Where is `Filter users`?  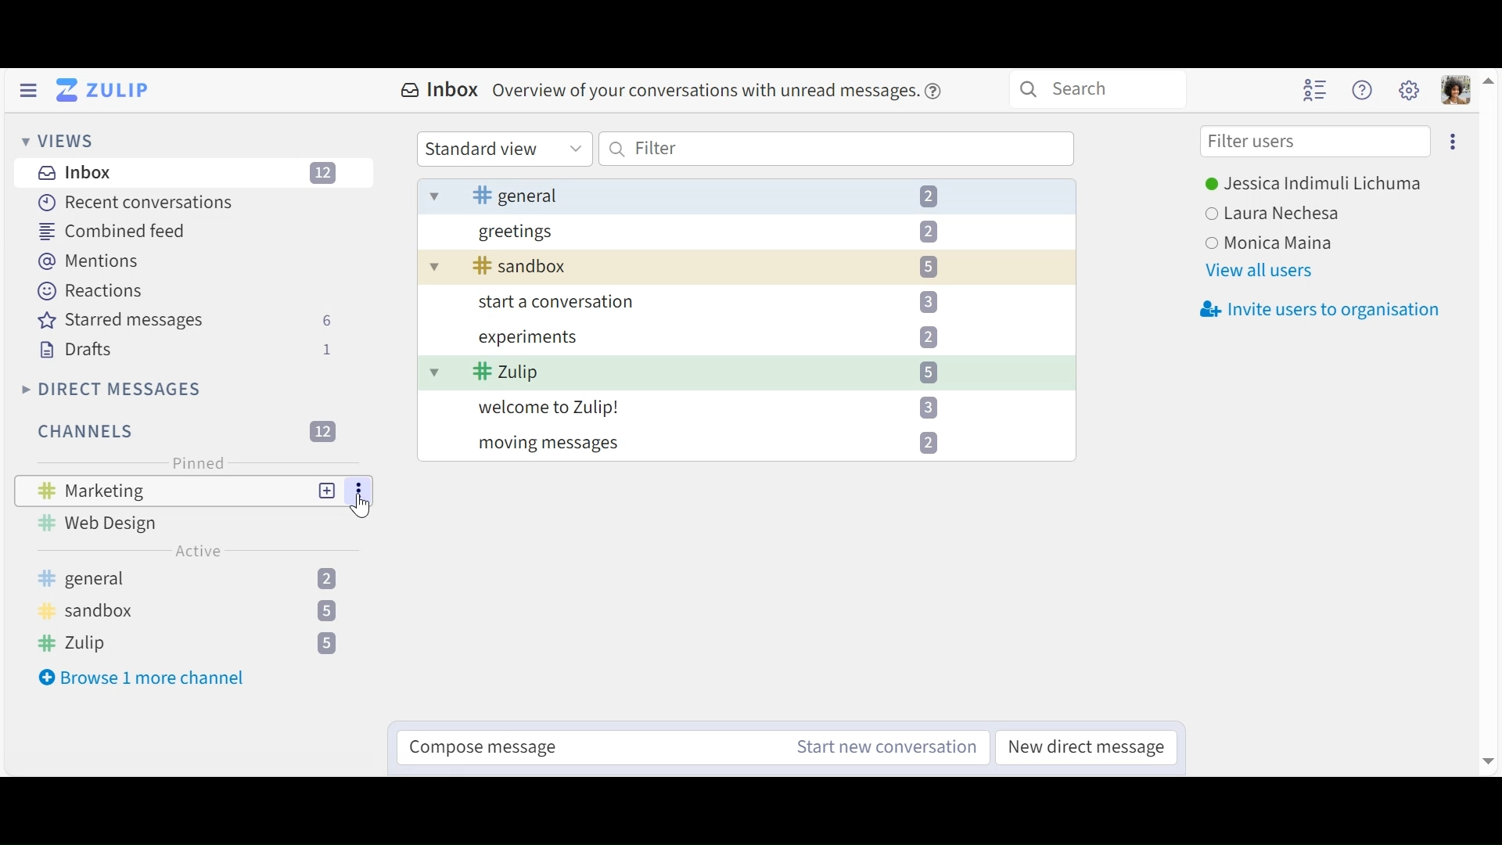 Filter users is located at coordinates (1315, 142).